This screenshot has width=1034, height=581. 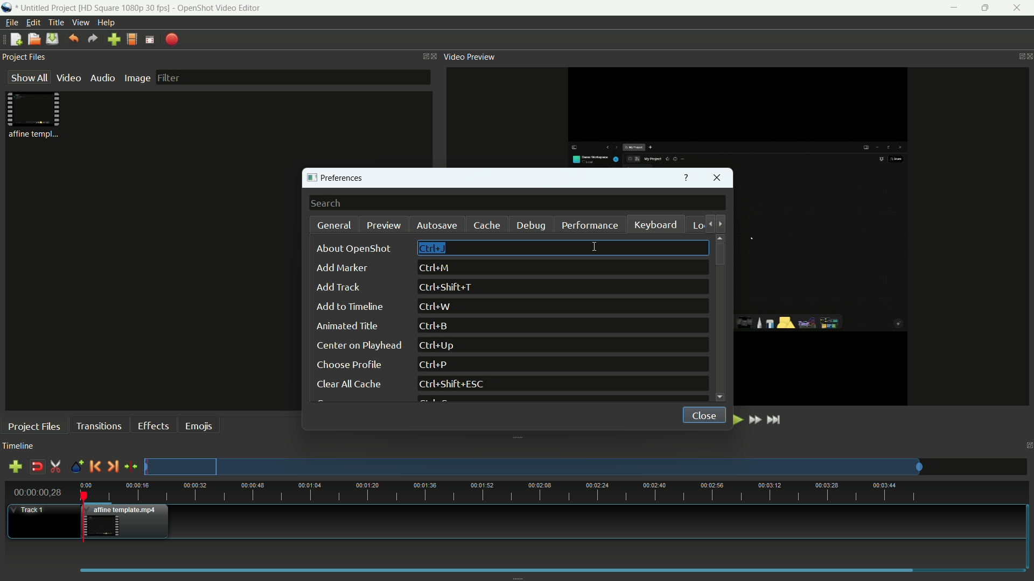 I want to click on close window, so click(x=718, y=179).